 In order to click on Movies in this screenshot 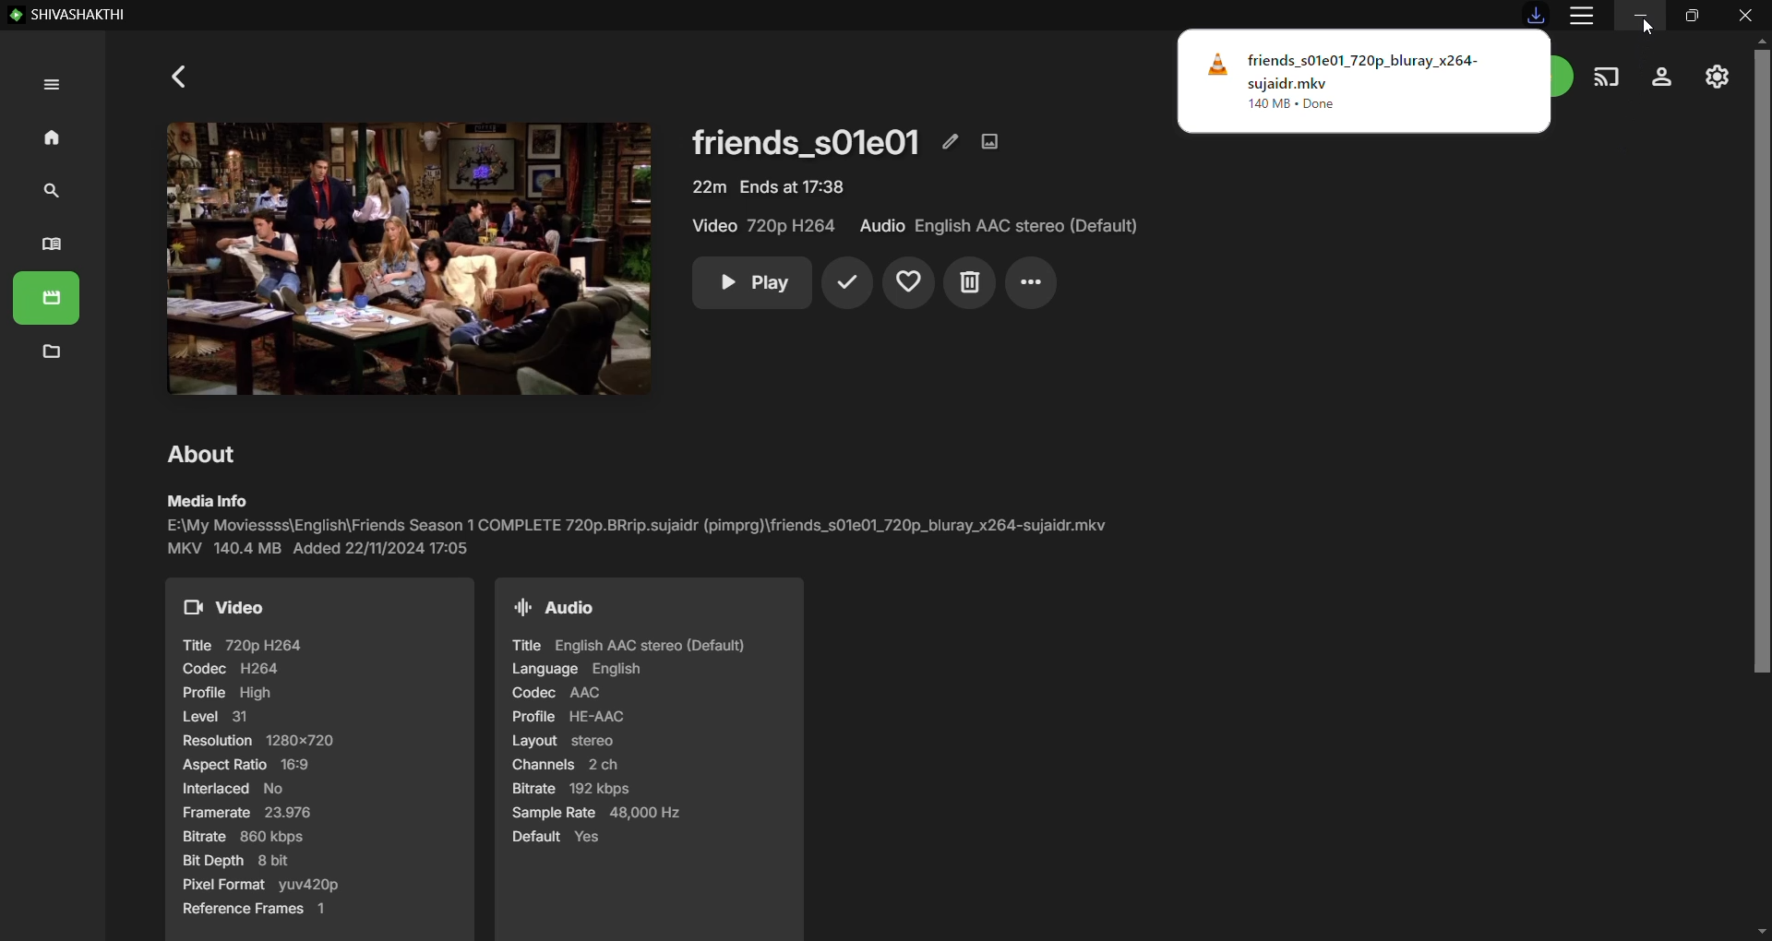, I will do `click(48, 301)`.